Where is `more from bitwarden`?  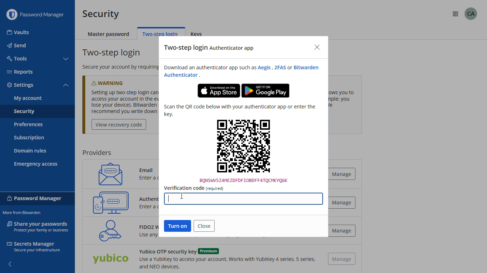
more from bitwarden is located at coordinates (456, 14).